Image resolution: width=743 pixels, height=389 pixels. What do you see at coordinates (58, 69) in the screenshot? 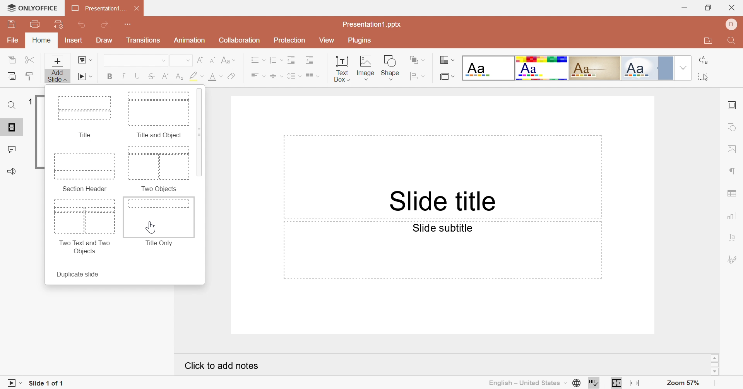
I see `Add slide` at bounding box center [58, 69].